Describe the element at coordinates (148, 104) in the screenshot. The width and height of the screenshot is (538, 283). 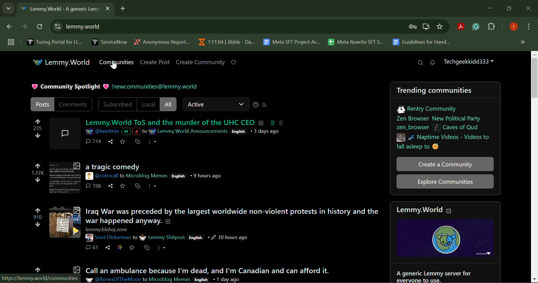
I see `Local Filter Unselected` at that location.